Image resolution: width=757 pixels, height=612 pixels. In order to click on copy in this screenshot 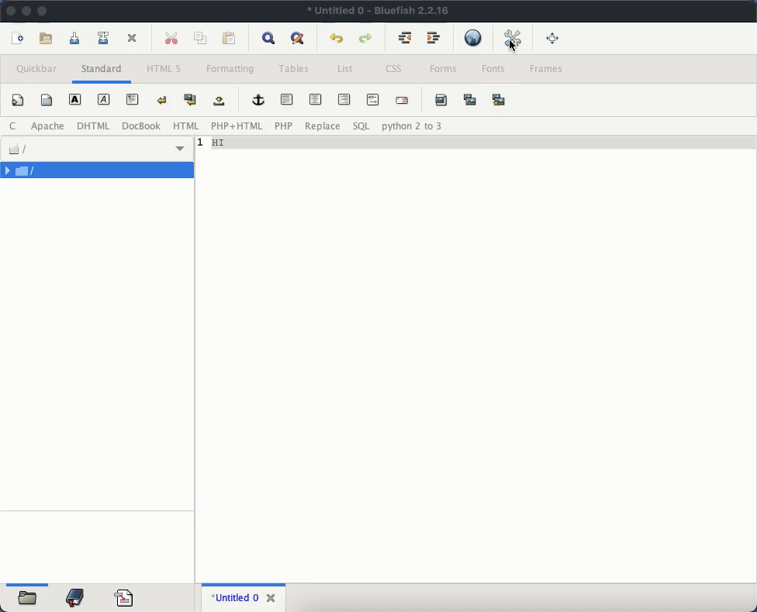, I will do `click(201, 39)`.